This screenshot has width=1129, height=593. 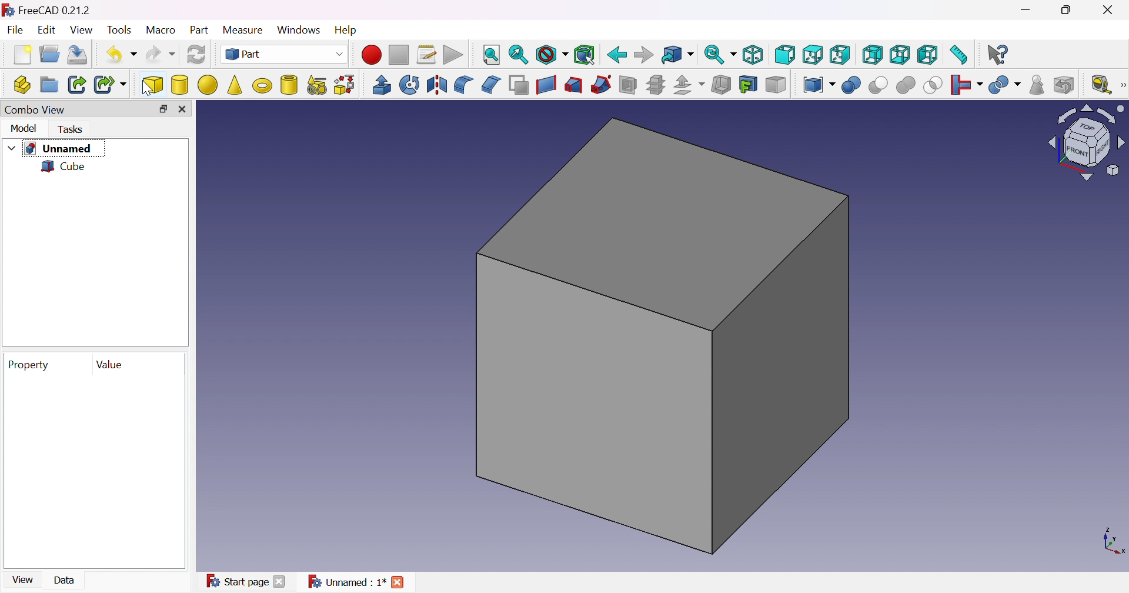 What do you see at coordinates (409, 84) in the screenshot?
I see `Revolve` at bounding box center [409, 84].